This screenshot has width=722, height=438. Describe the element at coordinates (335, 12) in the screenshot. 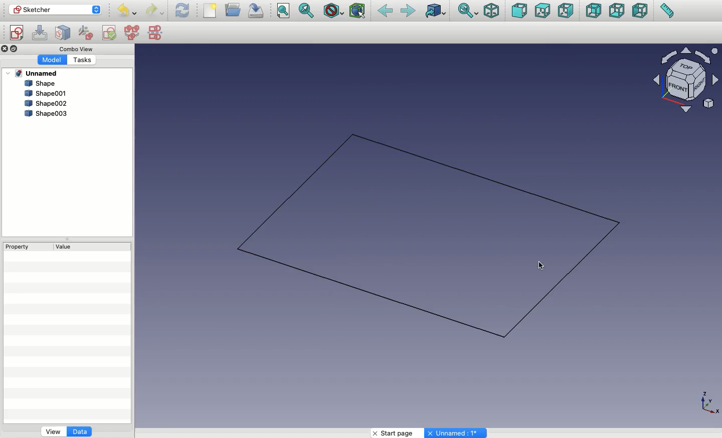

I see `Draw style` at that location.